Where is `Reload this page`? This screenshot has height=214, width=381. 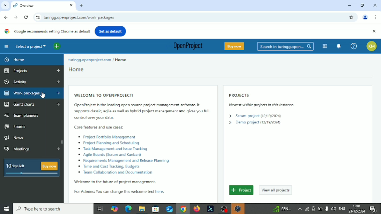 Reload this page is located at coordinates (26, 17).